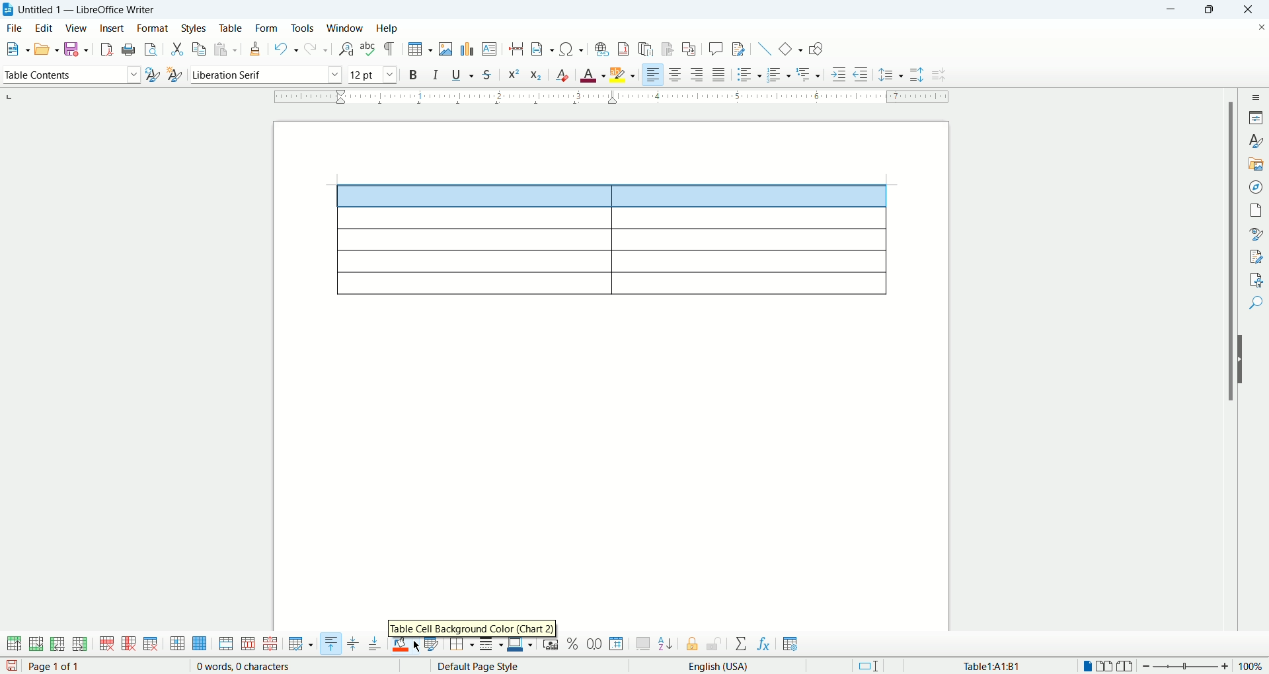 The width and height of the screenshot is (1269, 674). What do you see at coordinates (572, 48) in the screenshot?
I see `insert symbol` at bounding box center [572, 48].